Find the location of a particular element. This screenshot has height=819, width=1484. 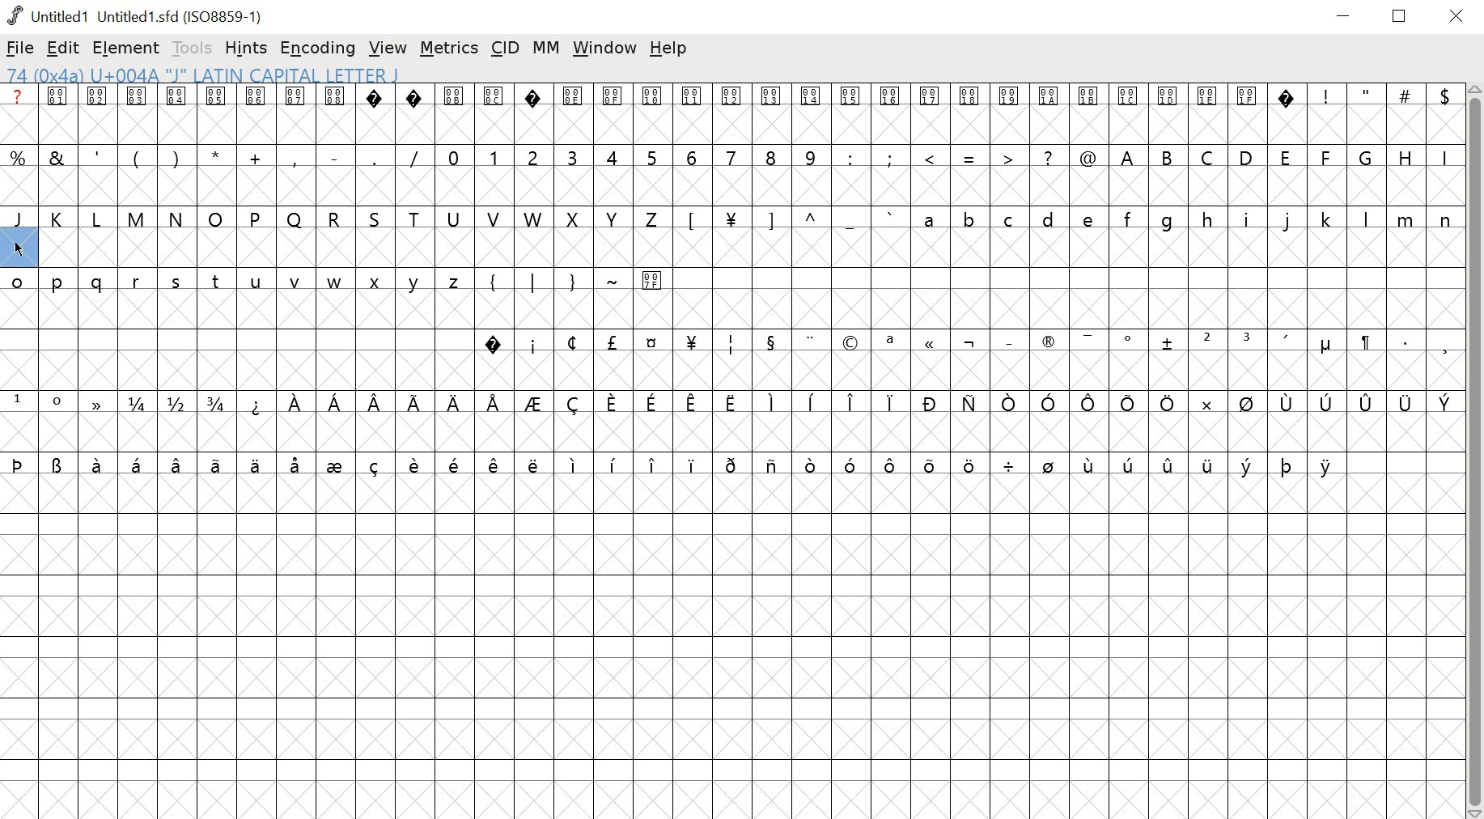

TOOLS is located at coordinates (194, 48).